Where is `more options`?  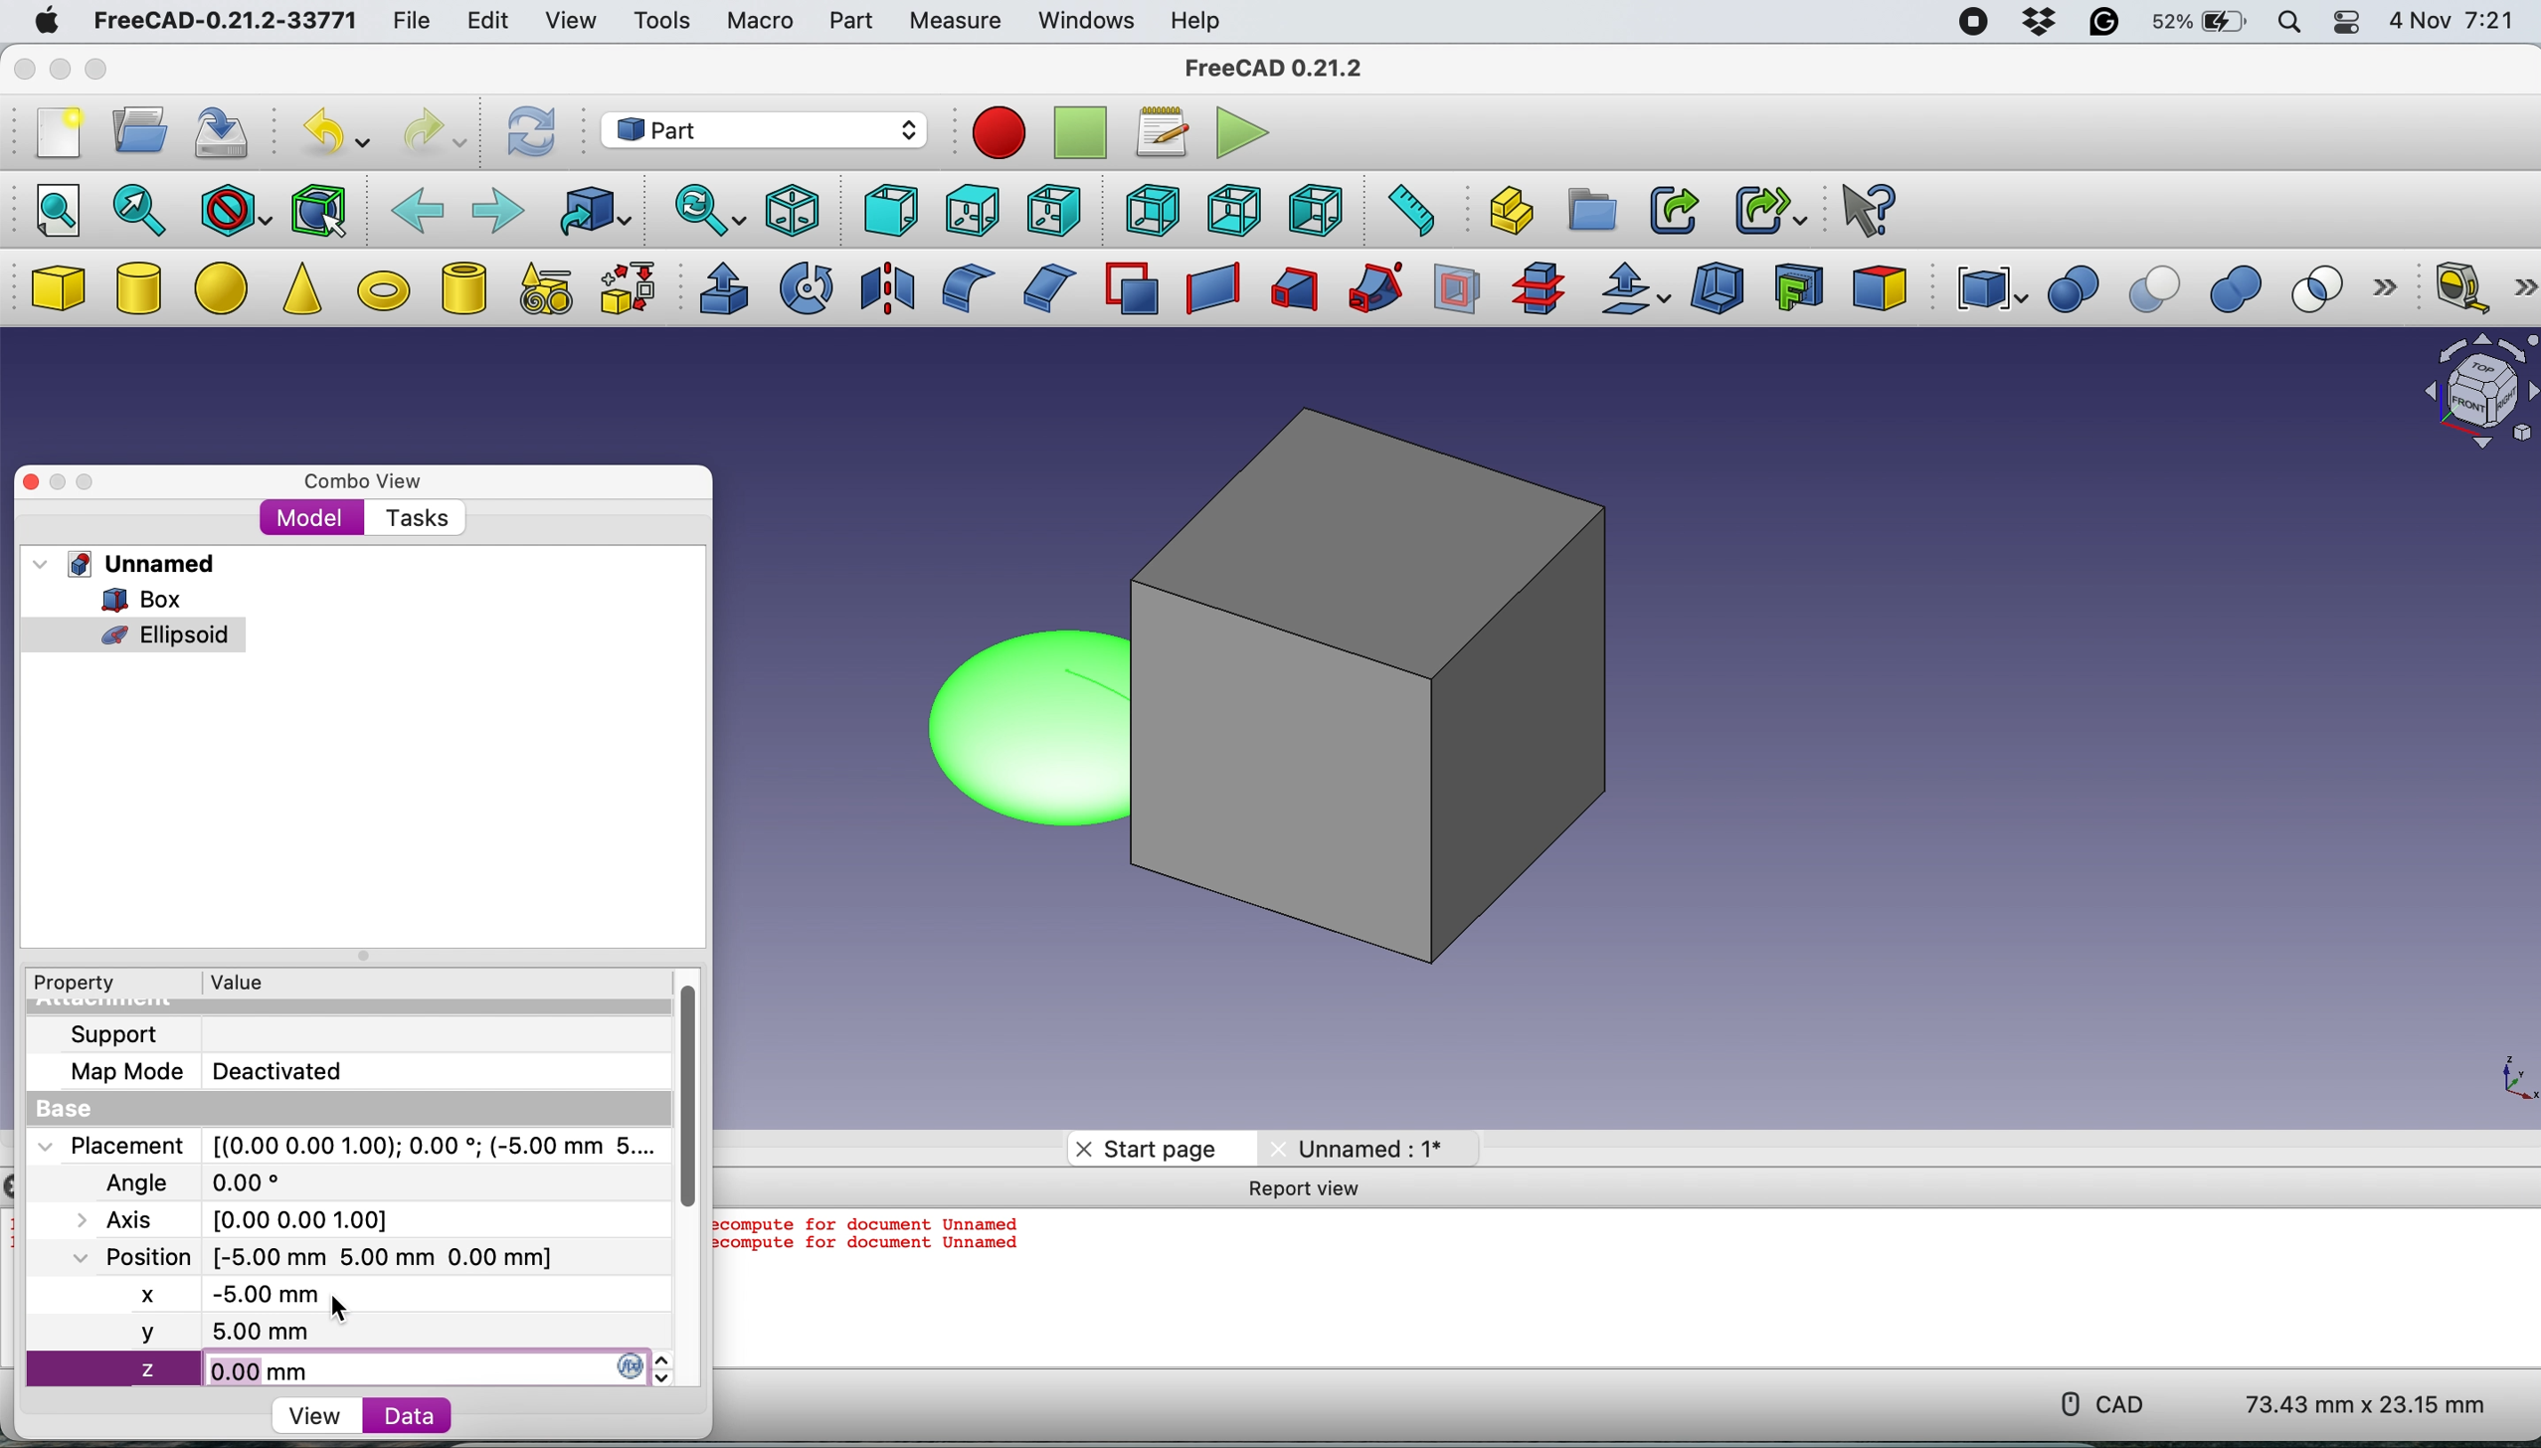 more options is located at coordinates (2525, 286).